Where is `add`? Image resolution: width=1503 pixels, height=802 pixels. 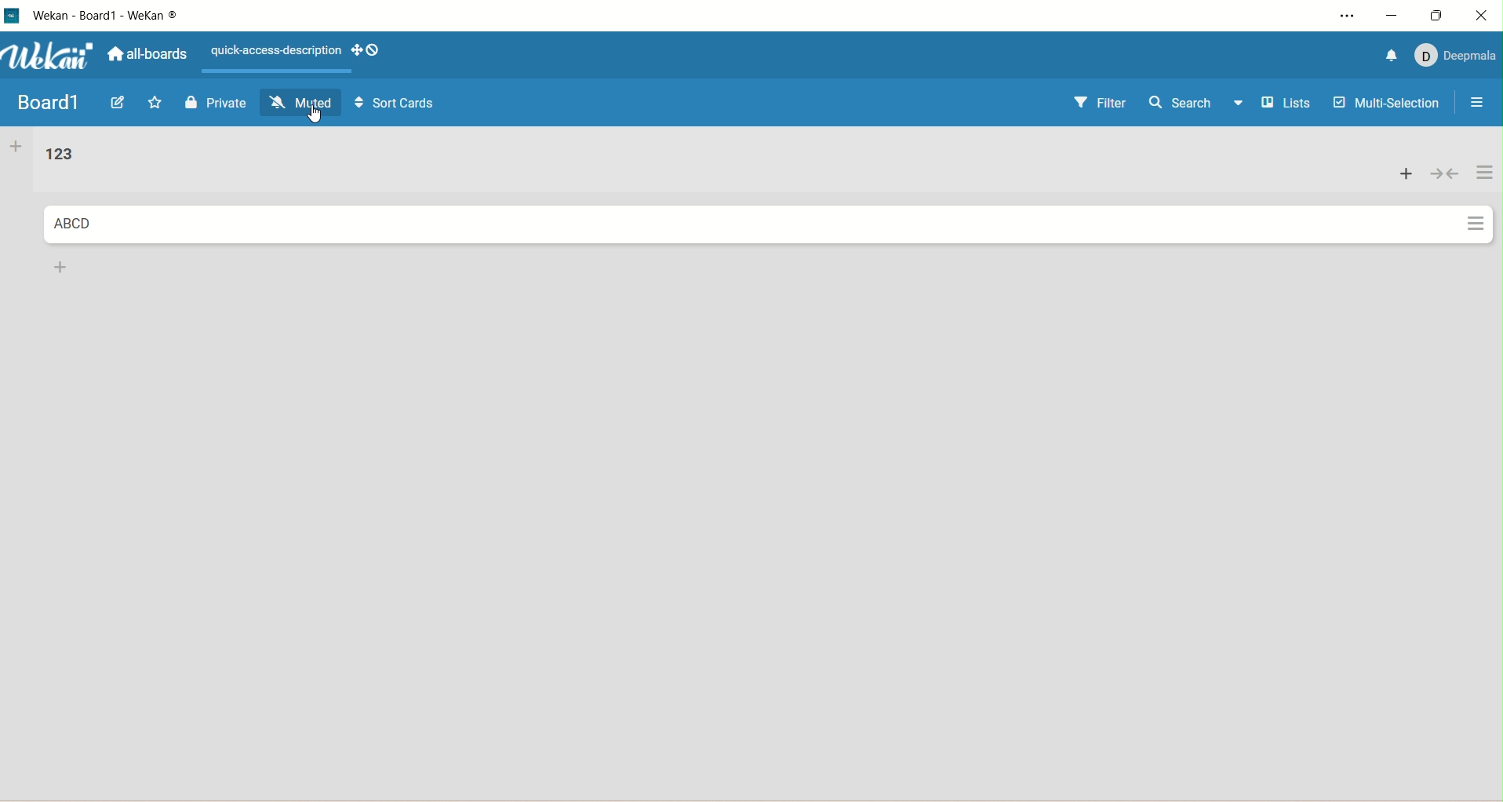
add is located at coordinates (1407, 173).